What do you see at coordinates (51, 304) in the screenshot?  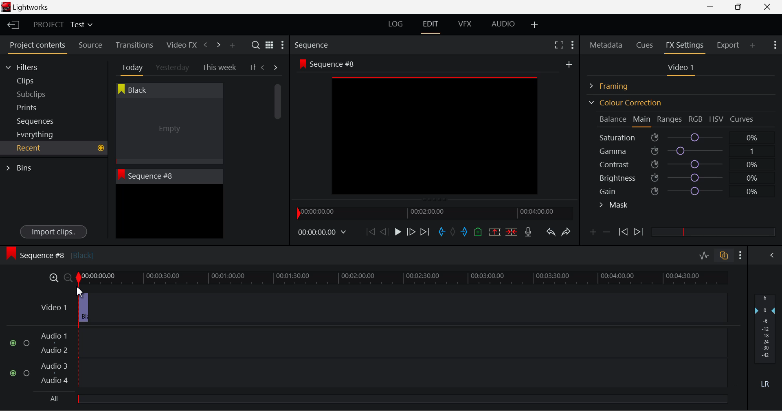 I see `Video 1` at bounding box center [51, 304].